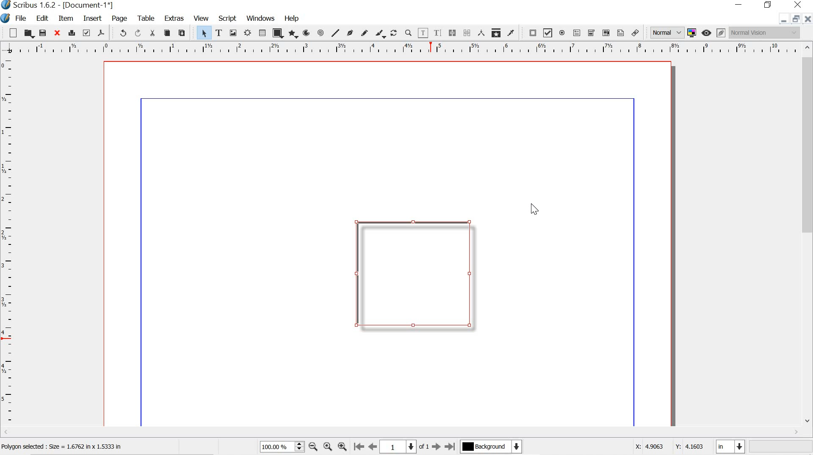 This screenshot has width=813, height=455. What do you see at coordinates (262, 33) in the screenshot?
I see `table` at bounding box center [262, 33].